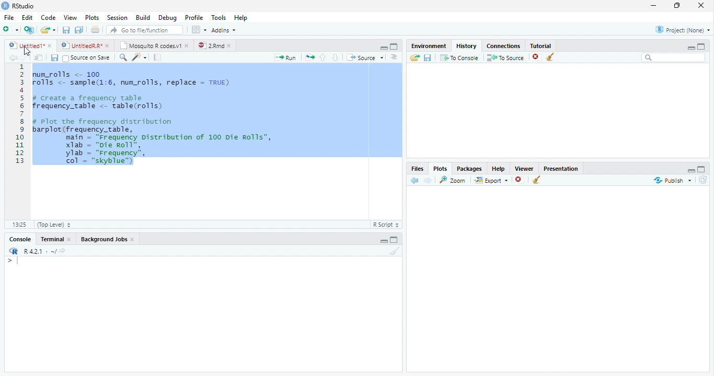  I want to click on Go to file/function, so click(144, 30).